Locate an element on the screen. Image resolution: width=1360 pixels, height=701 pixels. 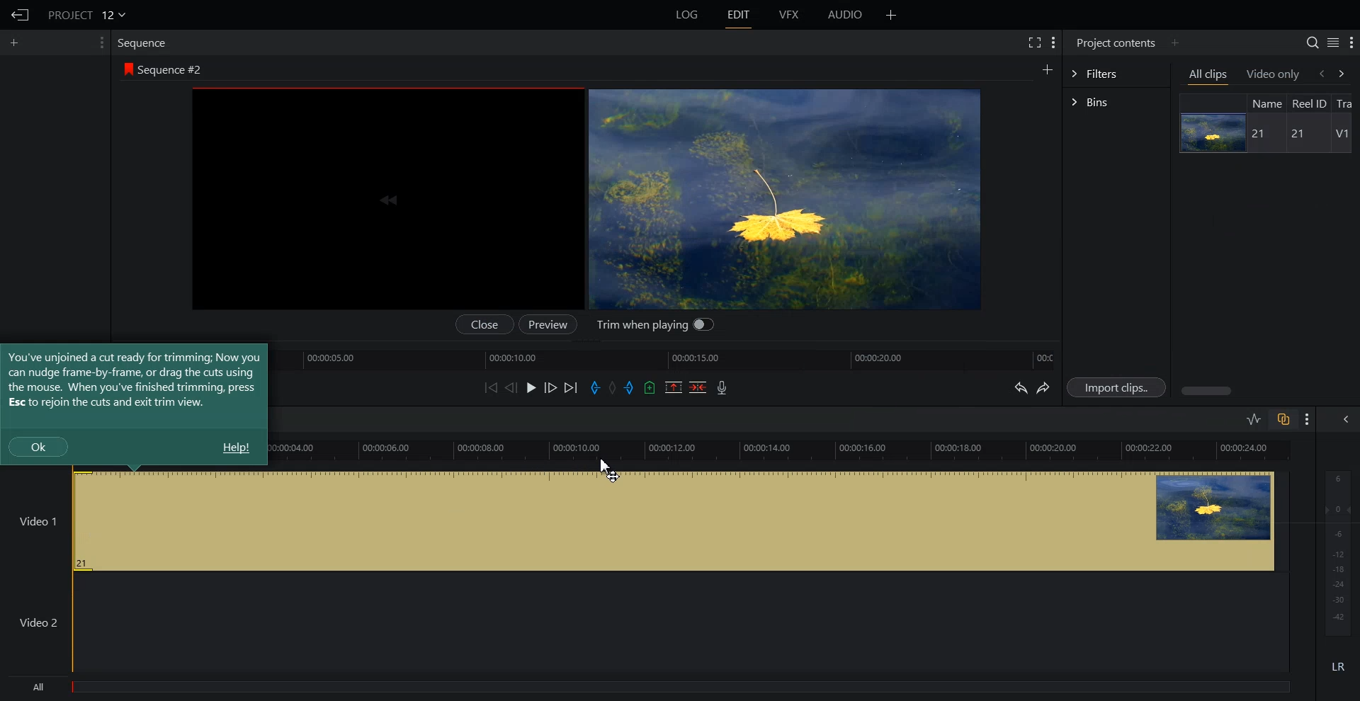
Search is located at coordinates (1313, 42).